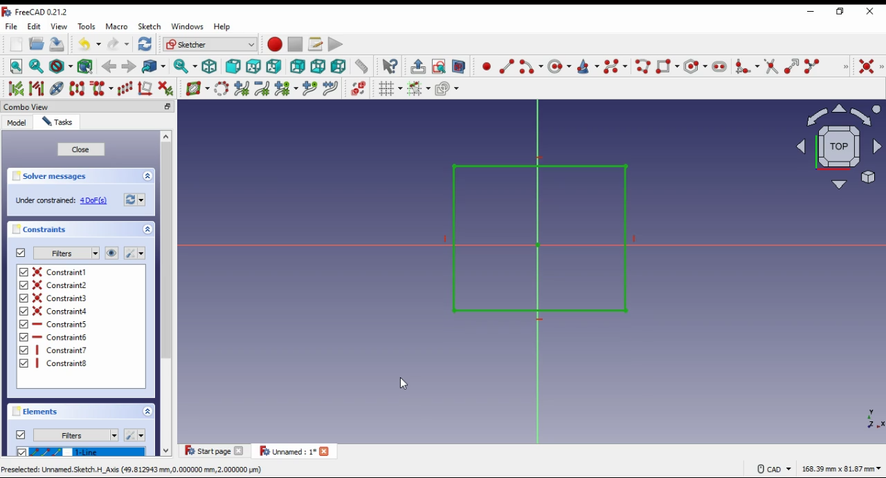 This screenshot has width=886, height=478. What do you see at coordinates (254, 67) in the screenshot?
I see `top` at bounding box center [254, 67].